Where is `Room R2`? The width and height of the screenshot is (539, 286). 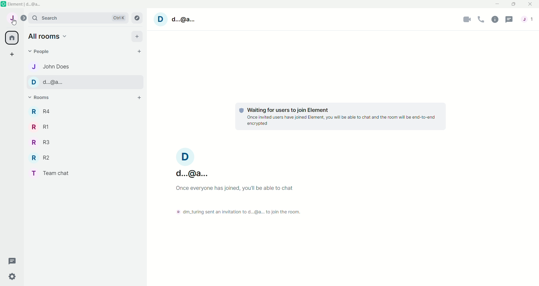
Room R2 is located at coordinates (40, 158).